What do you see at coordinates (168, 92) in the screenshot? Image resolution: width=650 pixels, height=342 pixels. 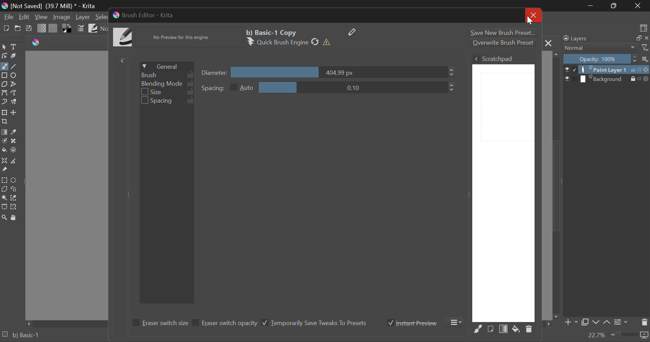 I see `Size` at bounding box center [168, 92].